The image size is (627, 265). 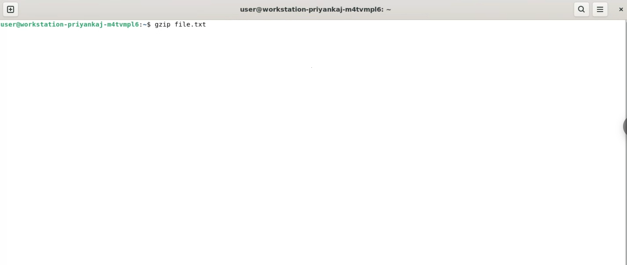 What do you see at coordinates (582, 10) in the screenshot?
I see `search` at bounding box center [582, 10].